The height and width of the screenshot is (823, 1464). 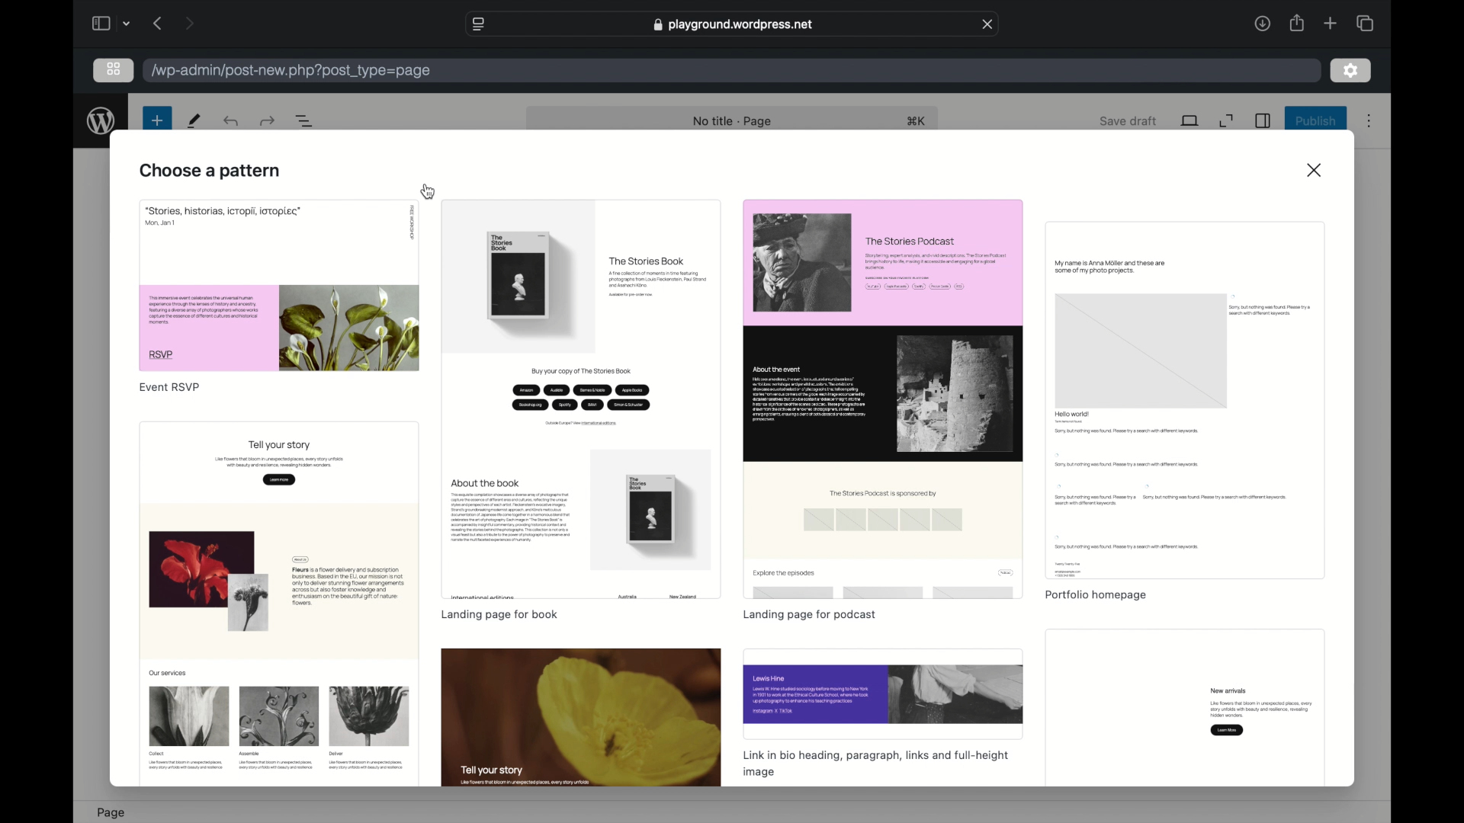 I want to click on downloads, so click(x=1263, y=23).